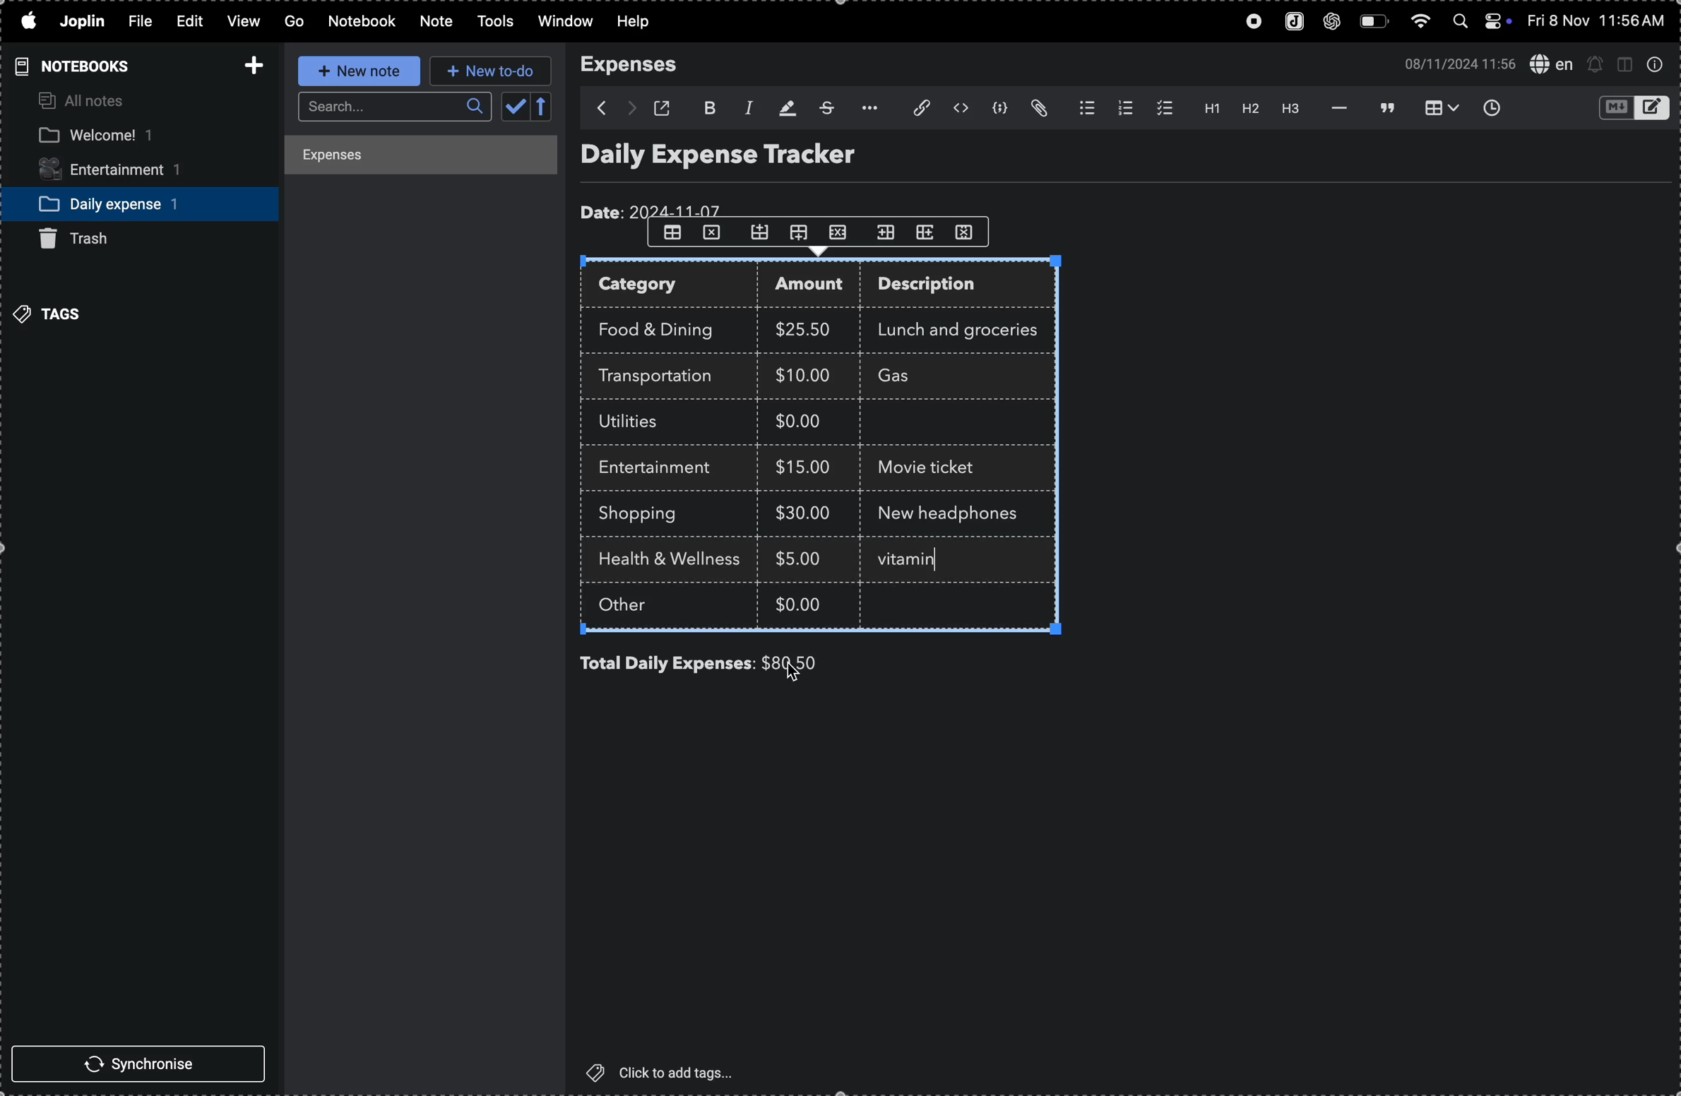 This screenshot has width=1681, height=1096. I want to click on code, so click(1001, 110).